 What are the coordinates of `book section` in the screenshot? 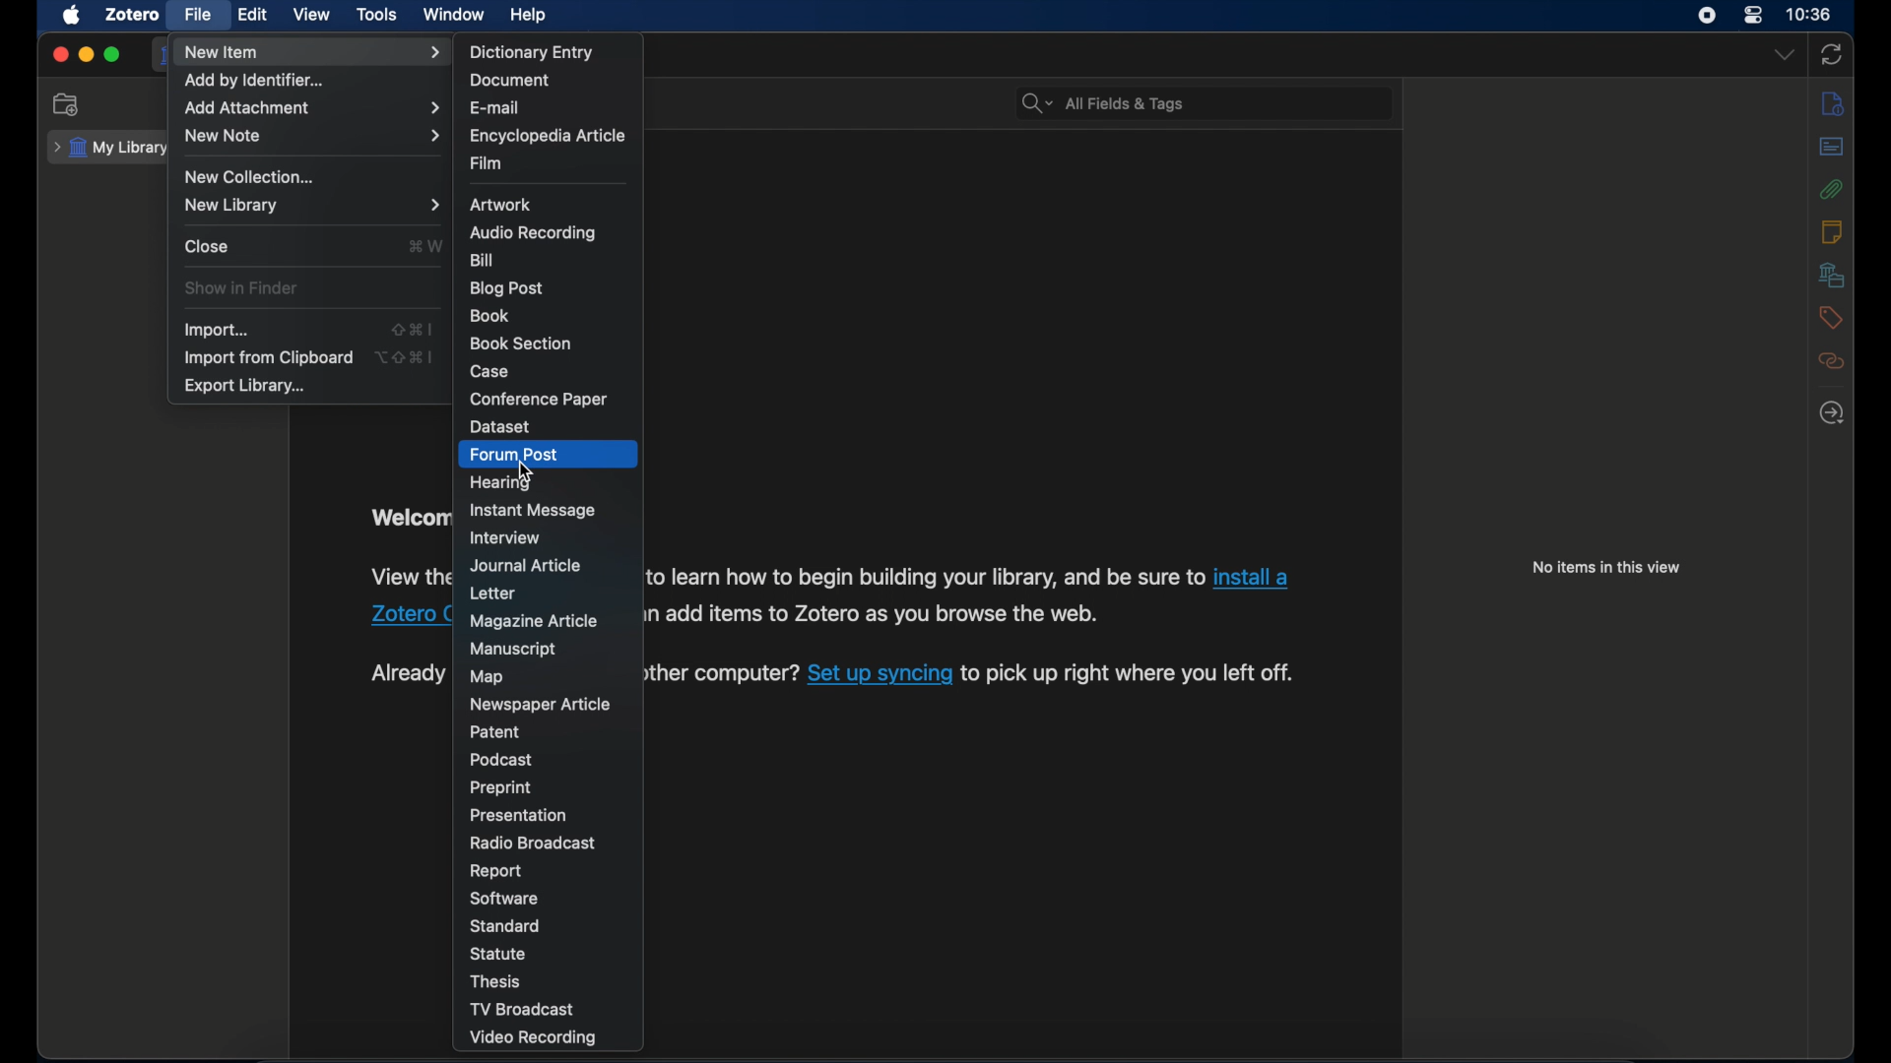 It's located at (520, 344).